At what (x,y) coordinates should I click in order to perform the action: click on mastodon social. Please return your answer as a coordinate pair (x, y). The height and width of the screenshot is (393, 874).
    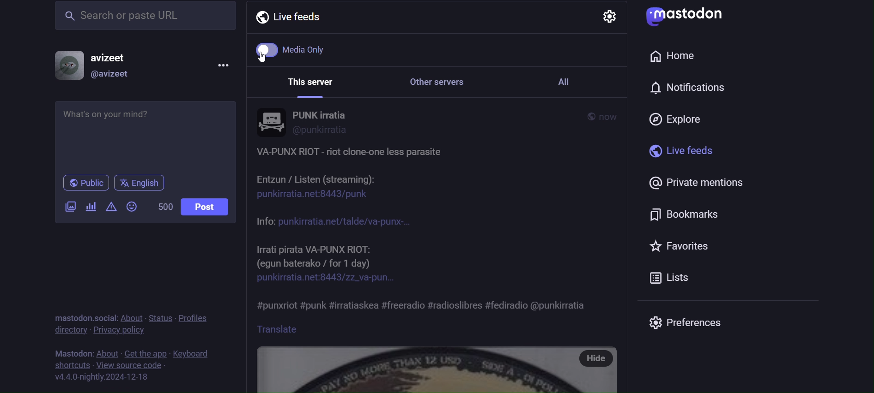
    Looking at the image, I should click on (81, 314).